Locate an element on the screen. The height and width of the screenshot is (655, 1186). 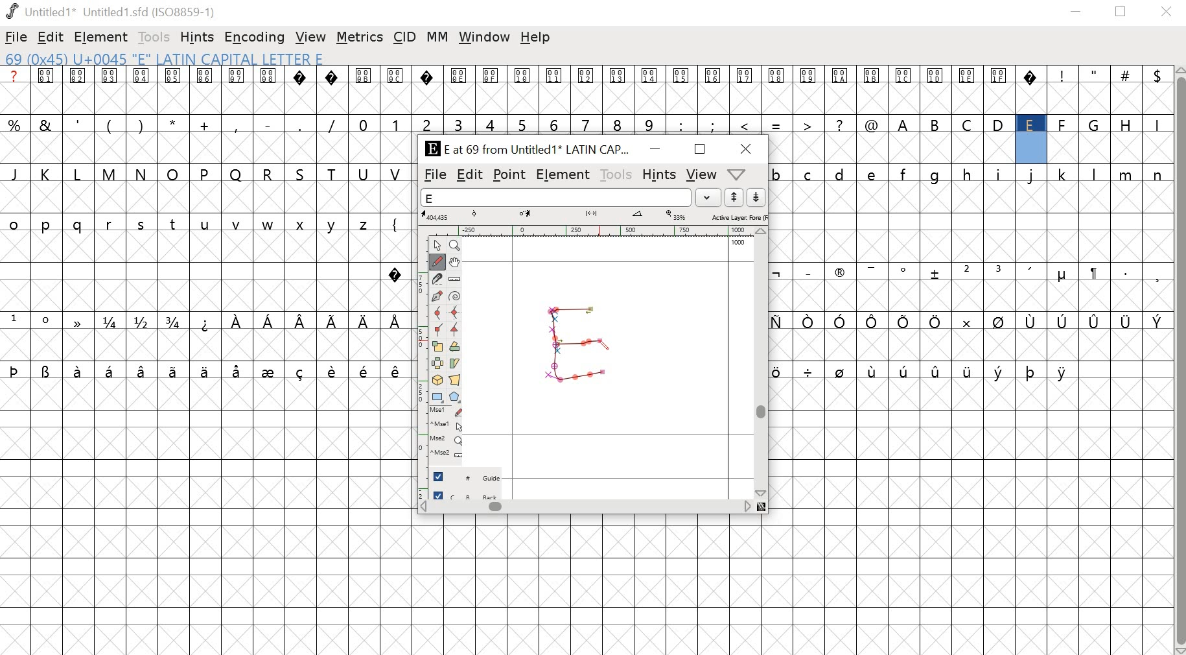
Pen is located at coordinates (438, 296).